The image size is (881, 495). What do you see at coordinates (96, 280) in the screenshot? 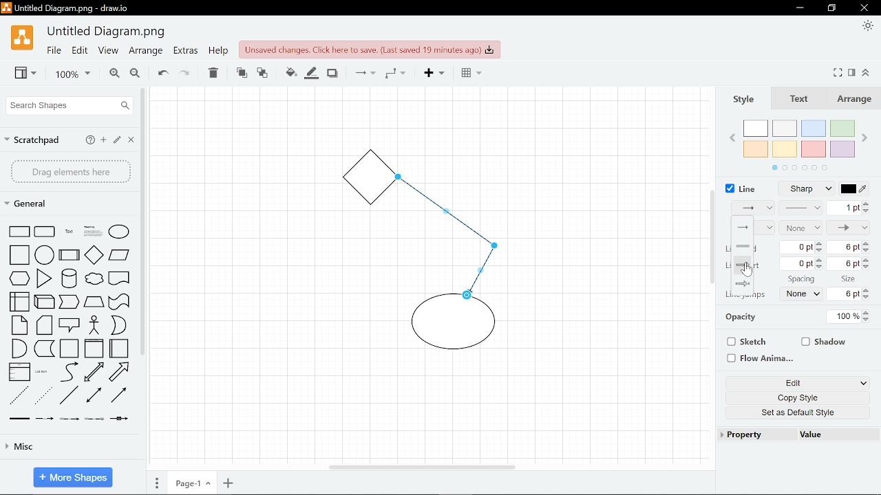
I see `shape` at bounding box center [96, 280].